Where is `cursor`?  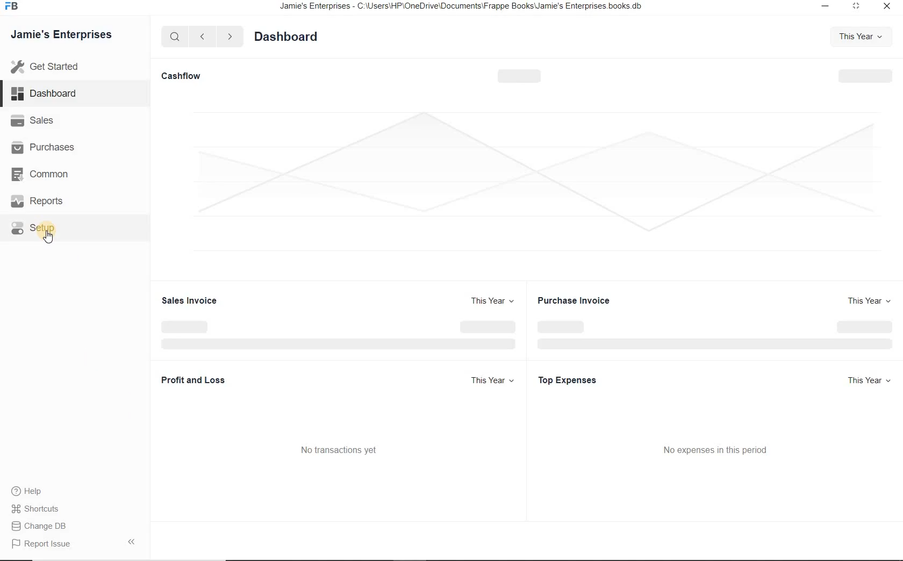
cursor is located at coordinates (49, 238).